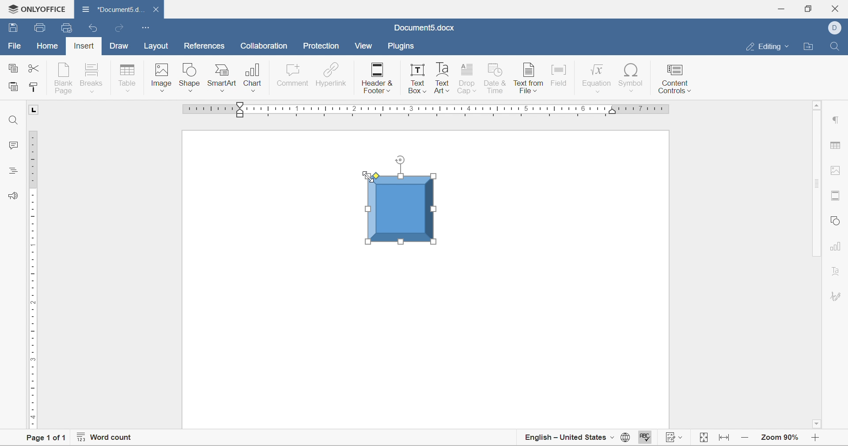 This screenshot has height=446, width=848. I want to click on collaboration, so click(264, 46).